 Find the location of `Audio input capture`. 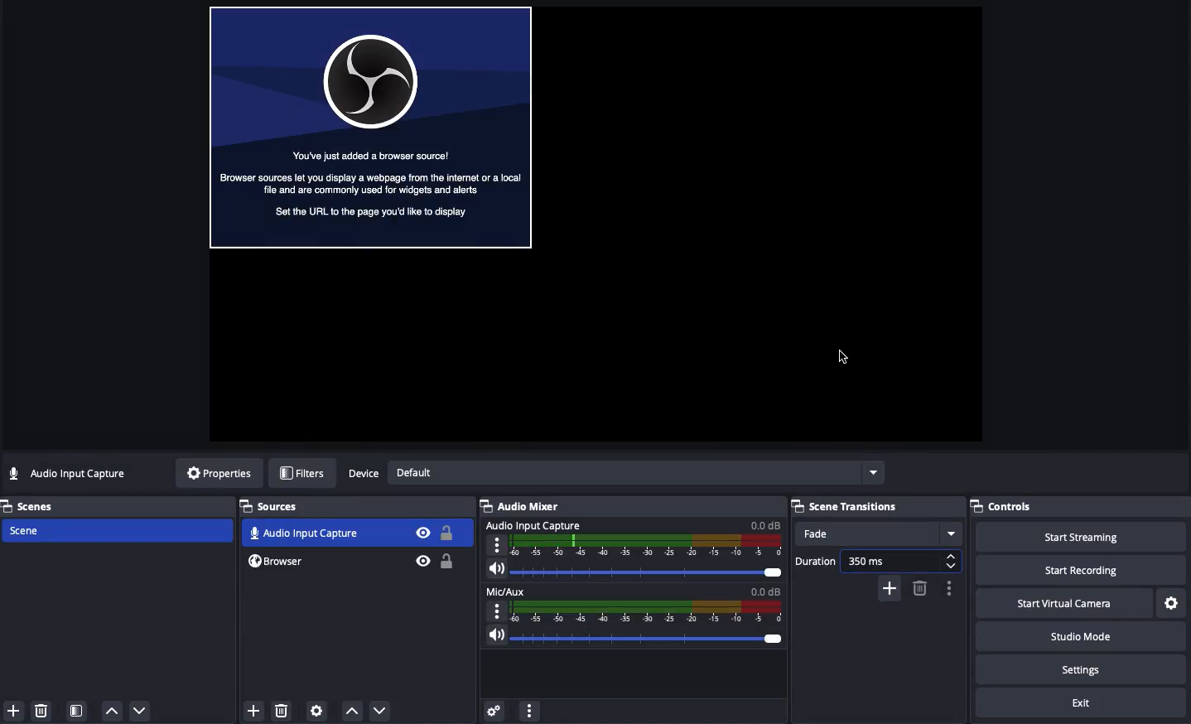

Audio input capture is located at coordinates (638, 538).